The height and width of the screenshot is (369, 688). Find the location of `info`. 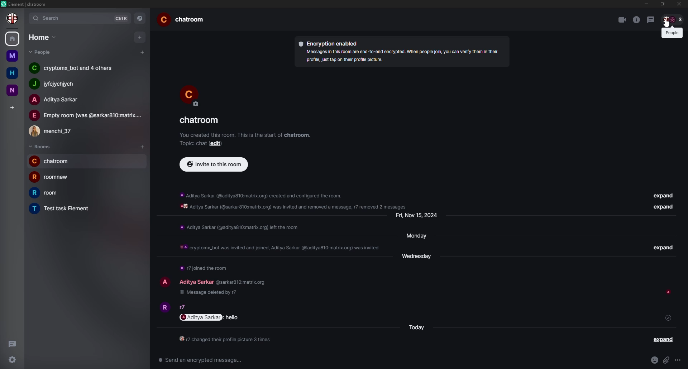

info is located at coordinates (245, 134).